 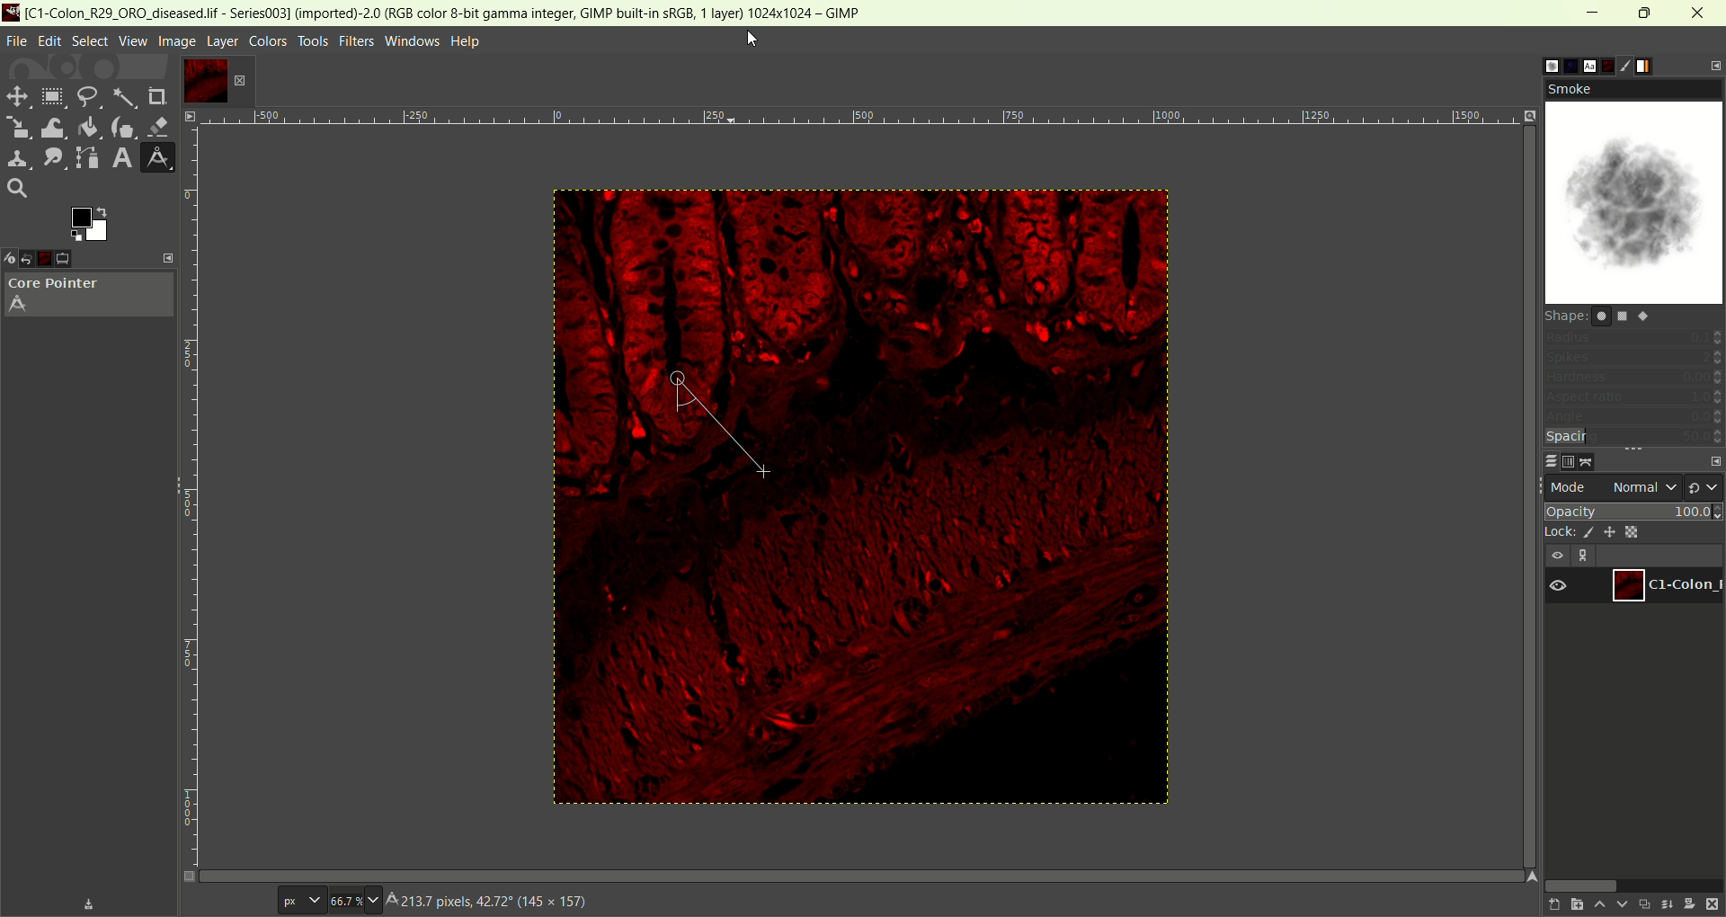 I want to click on mask layer, so click(x=1689, y=905).